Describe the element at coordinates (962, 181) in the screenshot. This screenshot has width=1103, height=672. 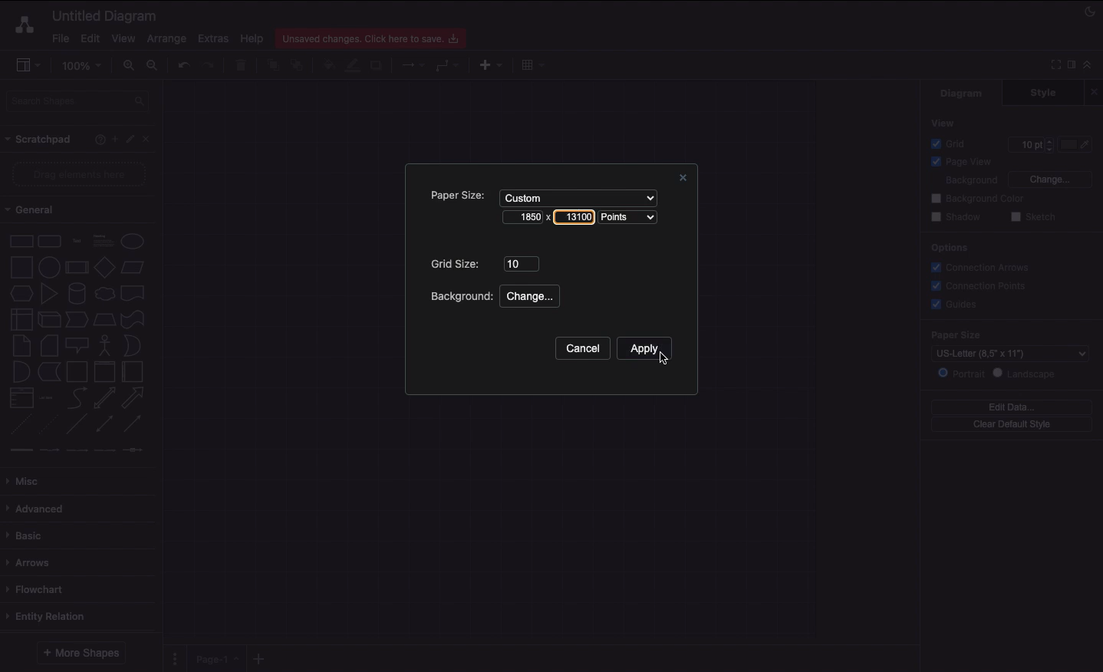
I see `Background ` at that location.